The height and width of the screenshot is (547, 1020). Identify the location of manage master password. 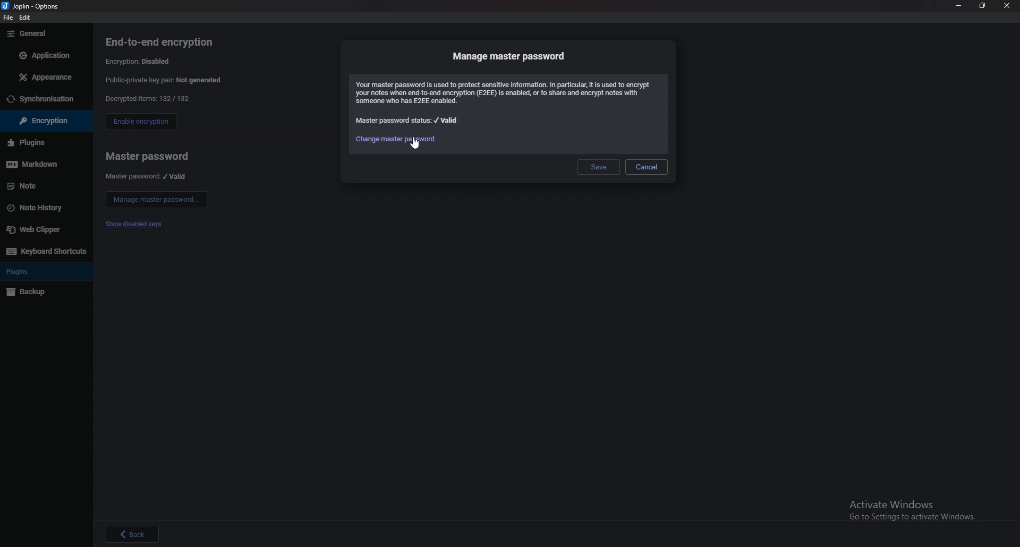
(157, 200).